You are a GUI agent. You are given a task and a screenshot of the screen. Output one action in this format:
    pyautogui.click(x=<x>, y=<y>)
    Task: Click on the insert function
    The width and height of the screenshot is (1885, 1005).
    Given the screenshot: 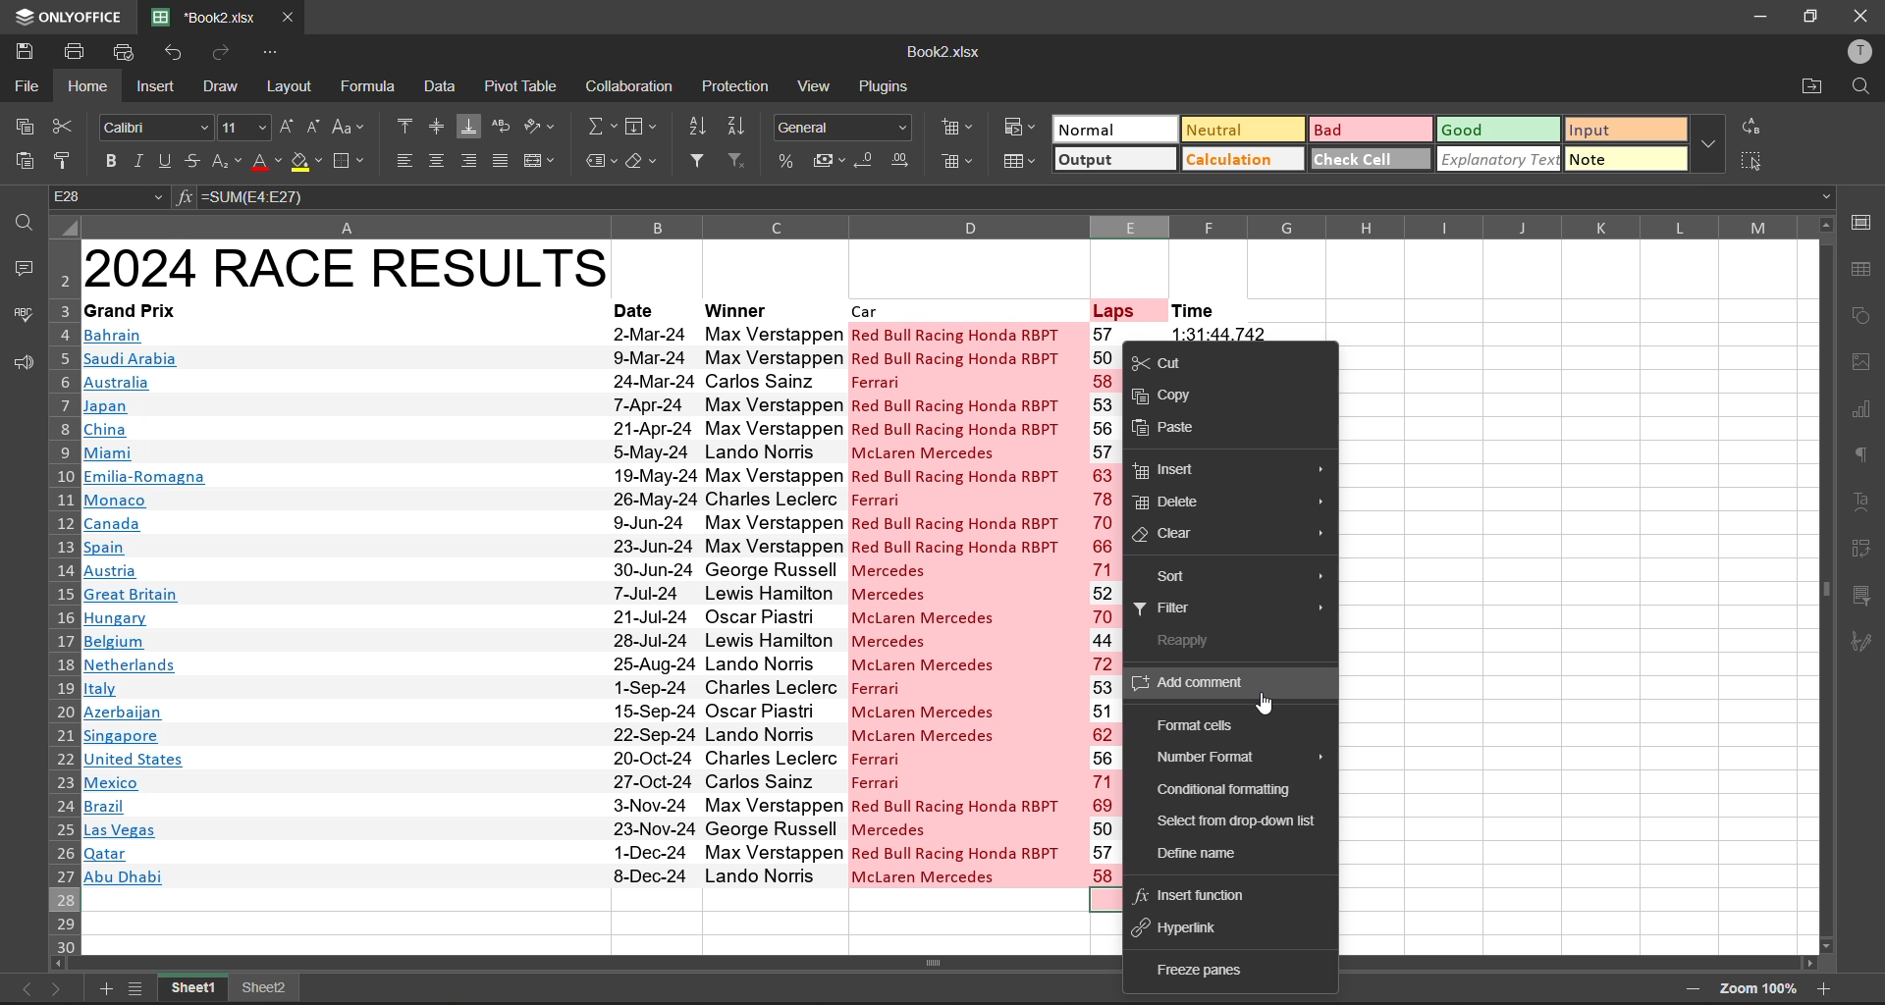 What is the action you would take?
    pyautogui.click(x=1202, y=898)
    